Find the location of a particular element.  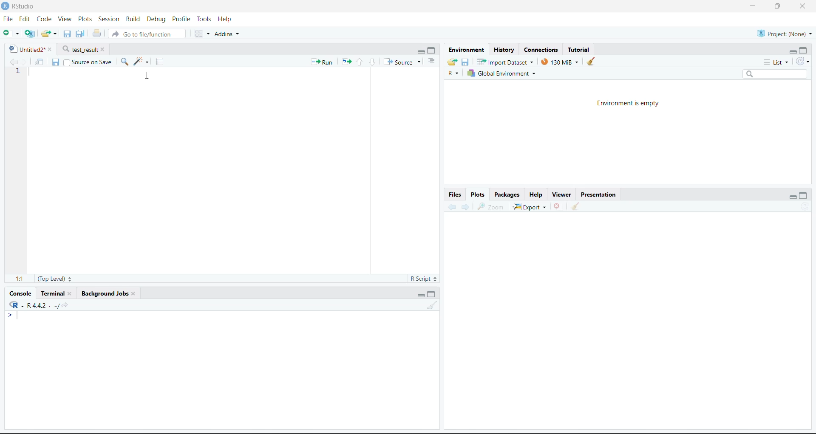

Build is located at coordinates (133, 18).